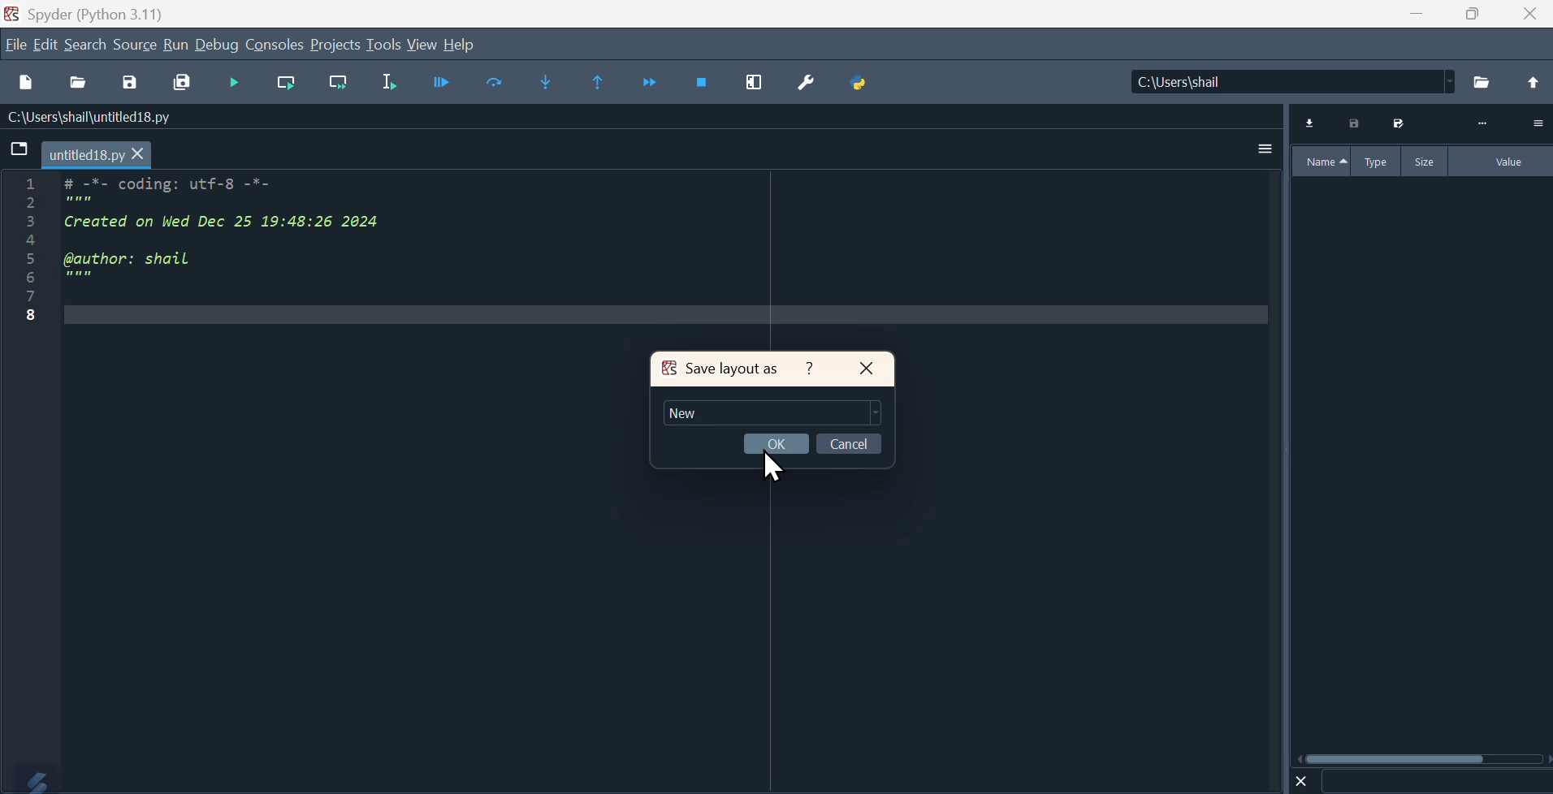 This screenshot has height=794, width=1553. Describe the element at coordinates (810, 369) in the screenshot. I see `Help` at that location.